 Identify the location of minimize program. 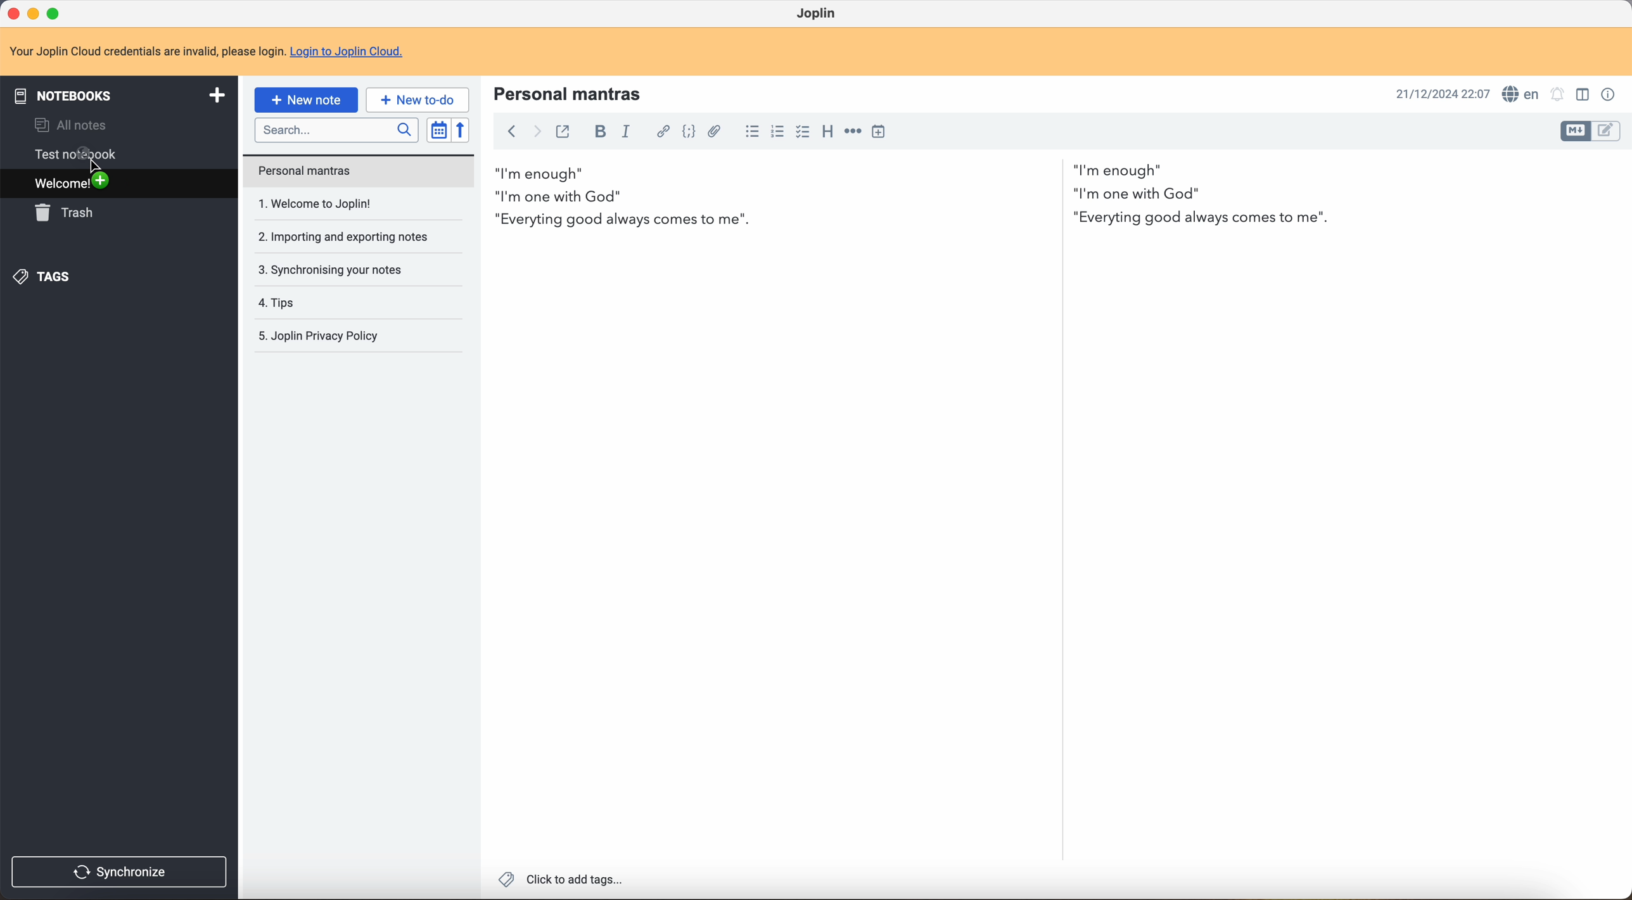
(35, 15).